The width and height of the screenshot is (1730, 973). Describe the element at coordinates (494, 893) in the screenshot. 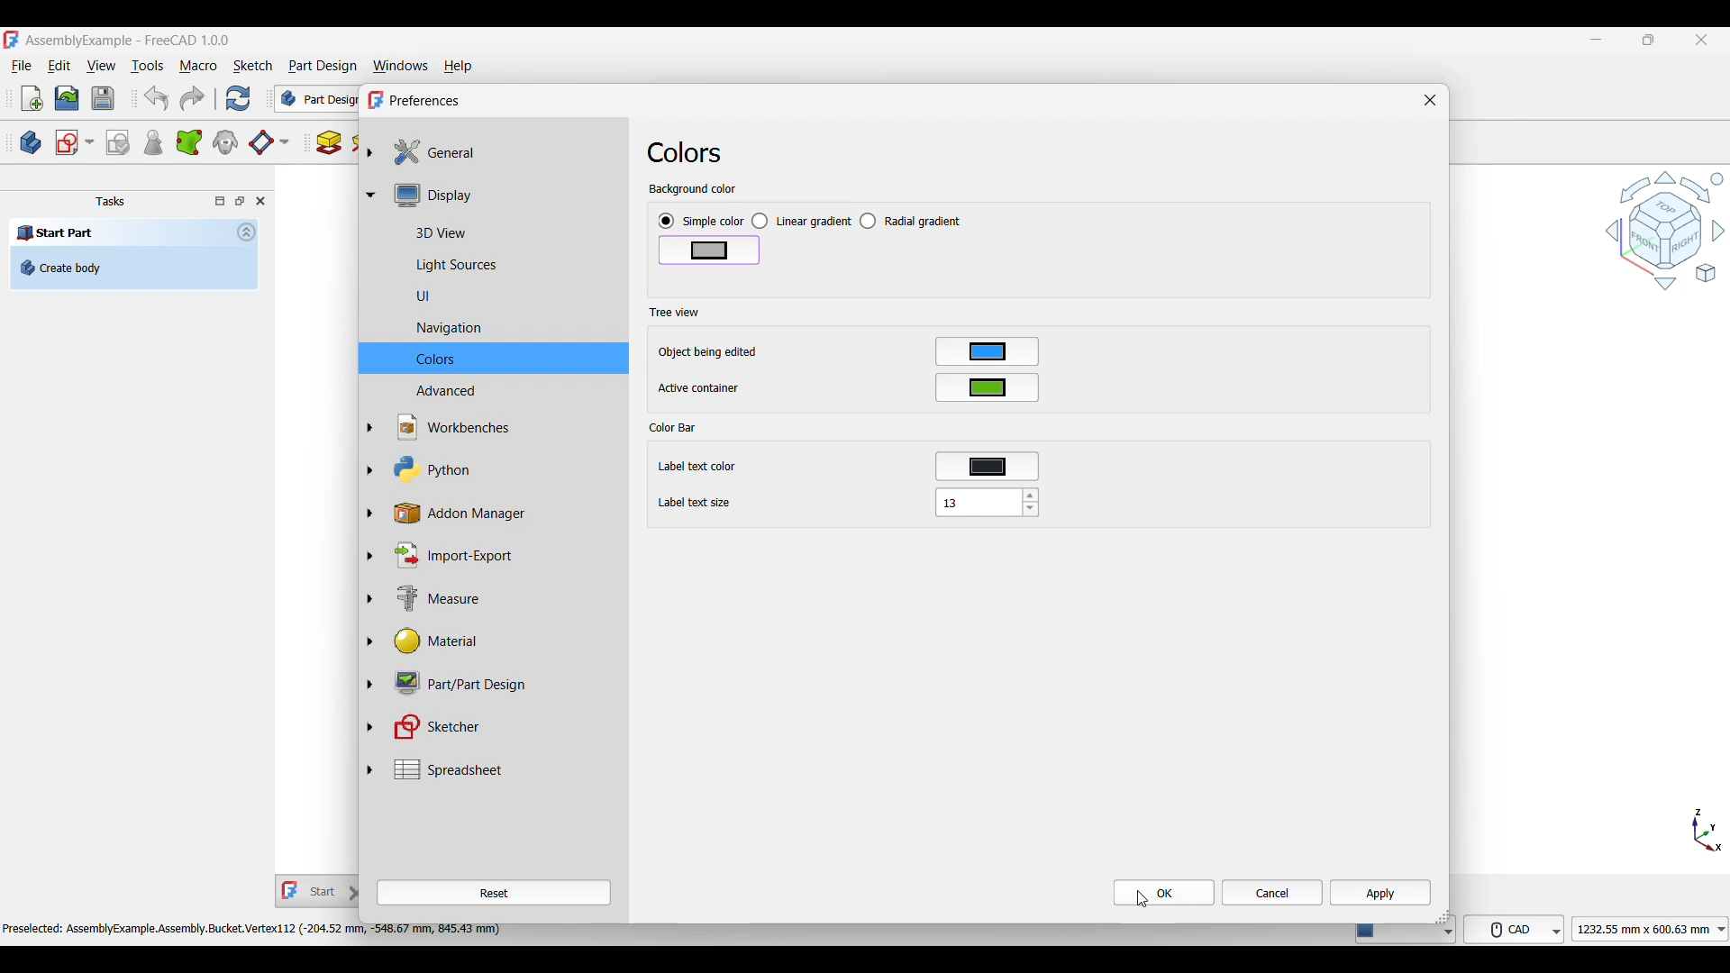

I see `Reset` at that location.